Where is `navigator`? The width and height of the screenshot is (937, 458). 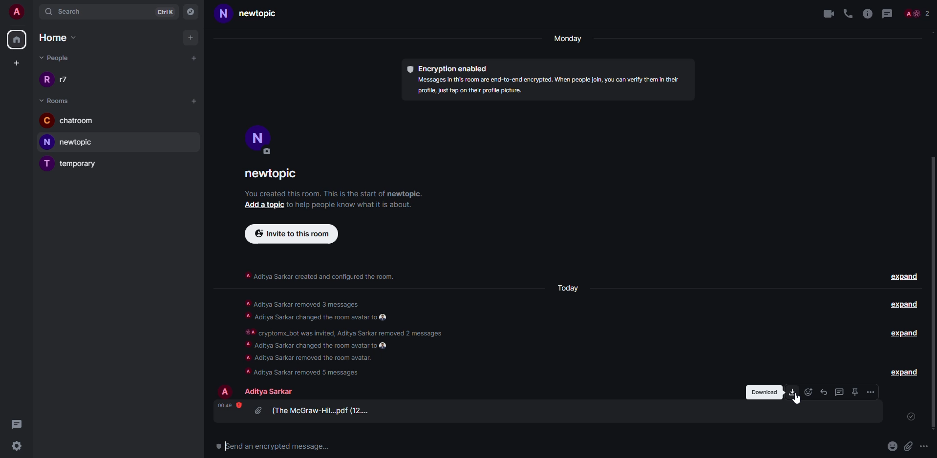
navigator is located at coordinates (193, 12).